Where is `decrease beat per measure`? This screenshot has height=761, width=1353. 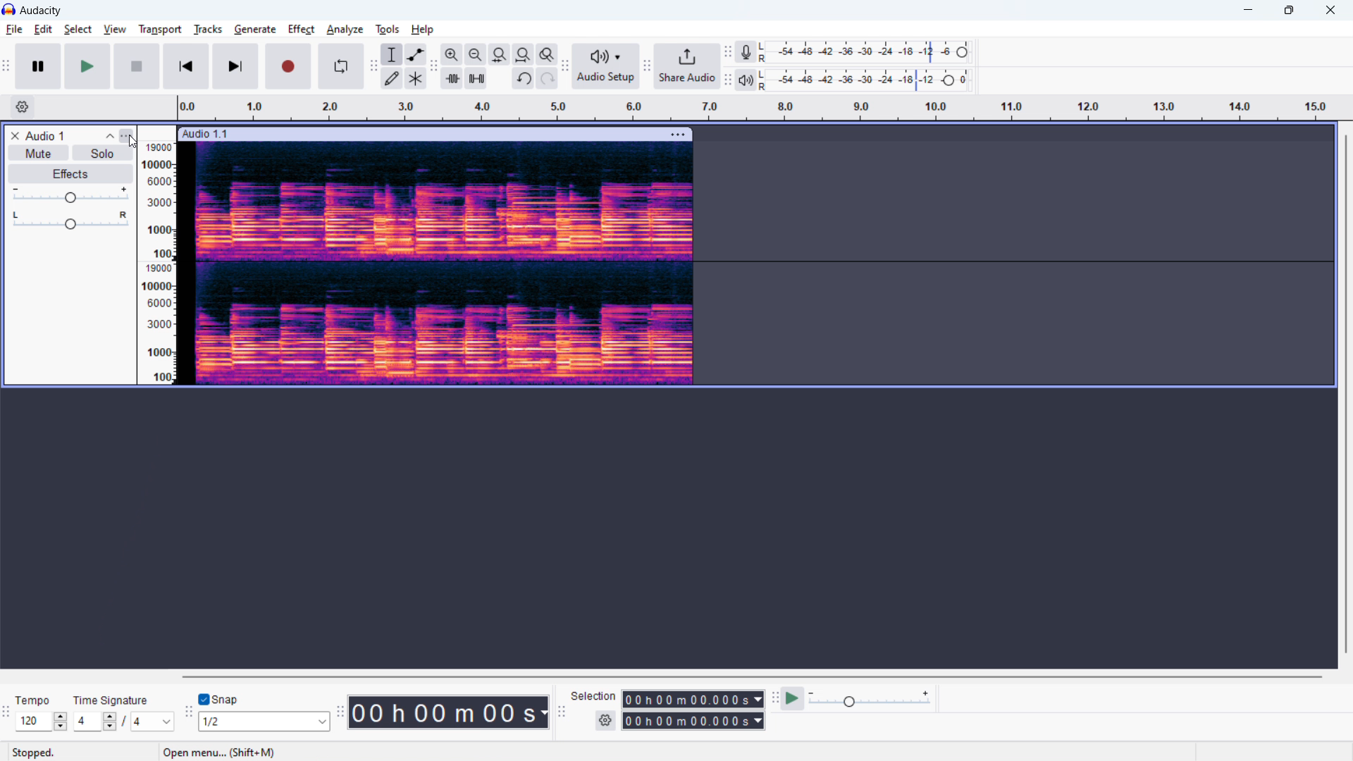
decrease beat per measure is located at coordinates (110, 727).